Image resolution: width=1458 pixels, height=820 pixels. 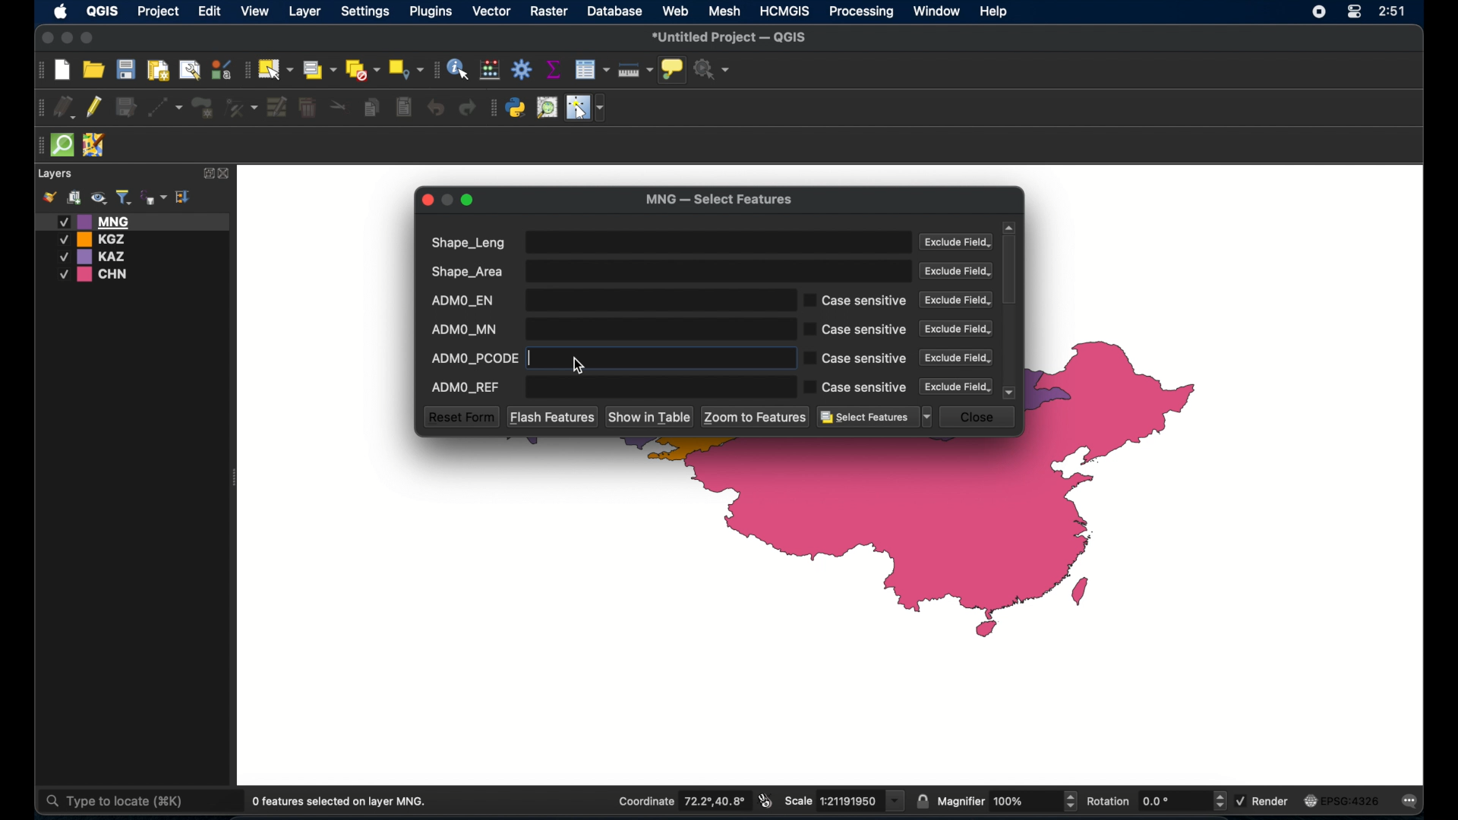 What do you see at coordinates (96, 239) in the screenshot?
I see `KGZ` at bounding box center [96, 239].